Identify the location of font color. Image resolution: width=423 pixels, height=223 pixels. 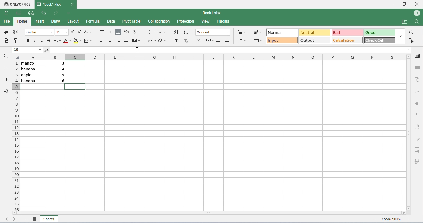
(67, 41).